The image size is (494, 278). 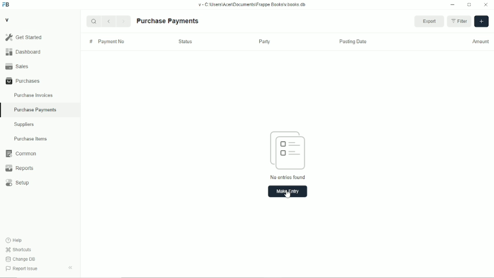 I want to click on Amount, so click(x=481, y=42).